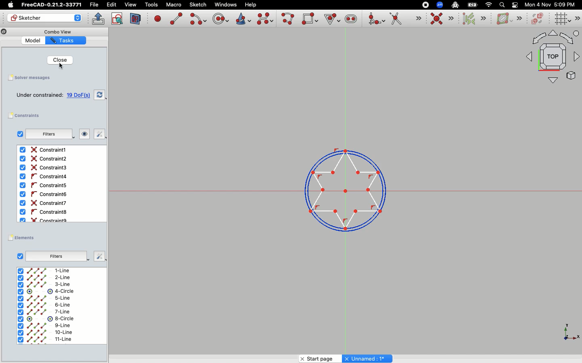 The width and height of the screenshot is (582, 363). Describe the element at coordinates (45, 332) in the screenshot. I see `10-line` at that location.